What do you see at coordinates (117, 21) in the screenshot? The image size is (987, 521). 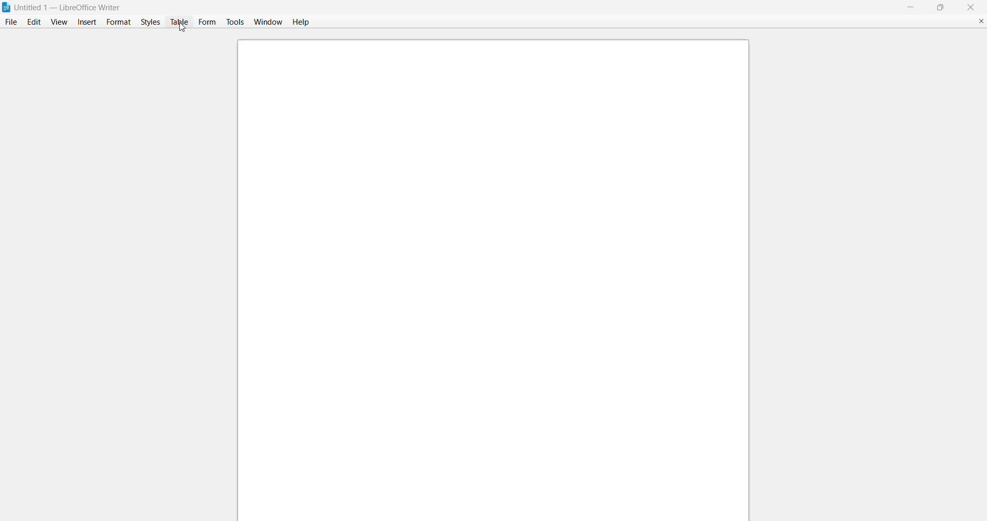 I see `format` at bounding box center [117, 21].